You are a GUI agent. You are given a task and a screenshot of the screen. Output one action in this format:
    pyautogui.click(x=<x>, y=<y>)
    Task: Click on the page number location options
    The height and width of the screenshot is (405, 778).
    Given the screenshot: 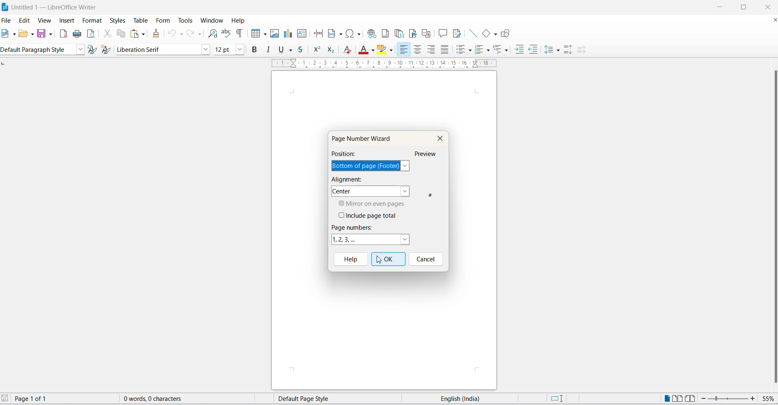 What is the action you would take?
    pyautogui.click(x=407, y=166)
    